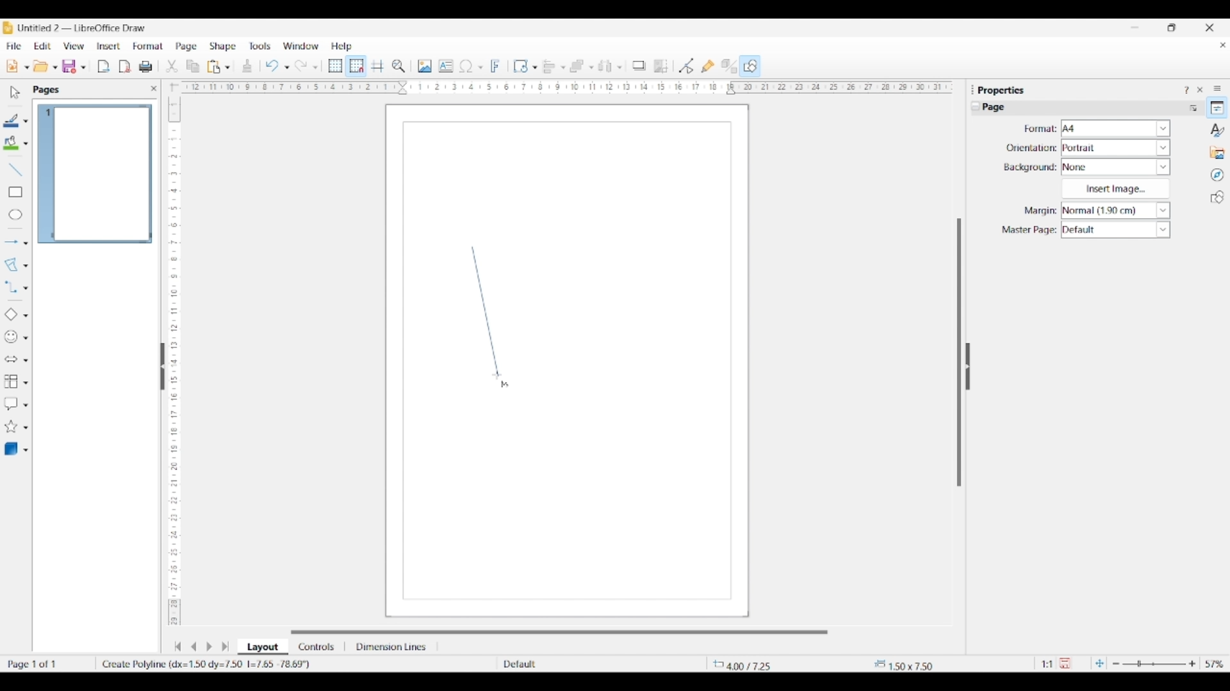 Image resolution: width=1230 pixels, height=691 pixels. Describe the element at coordinates (15, 192) in the screenshot. I see `Rectangle` at that location.